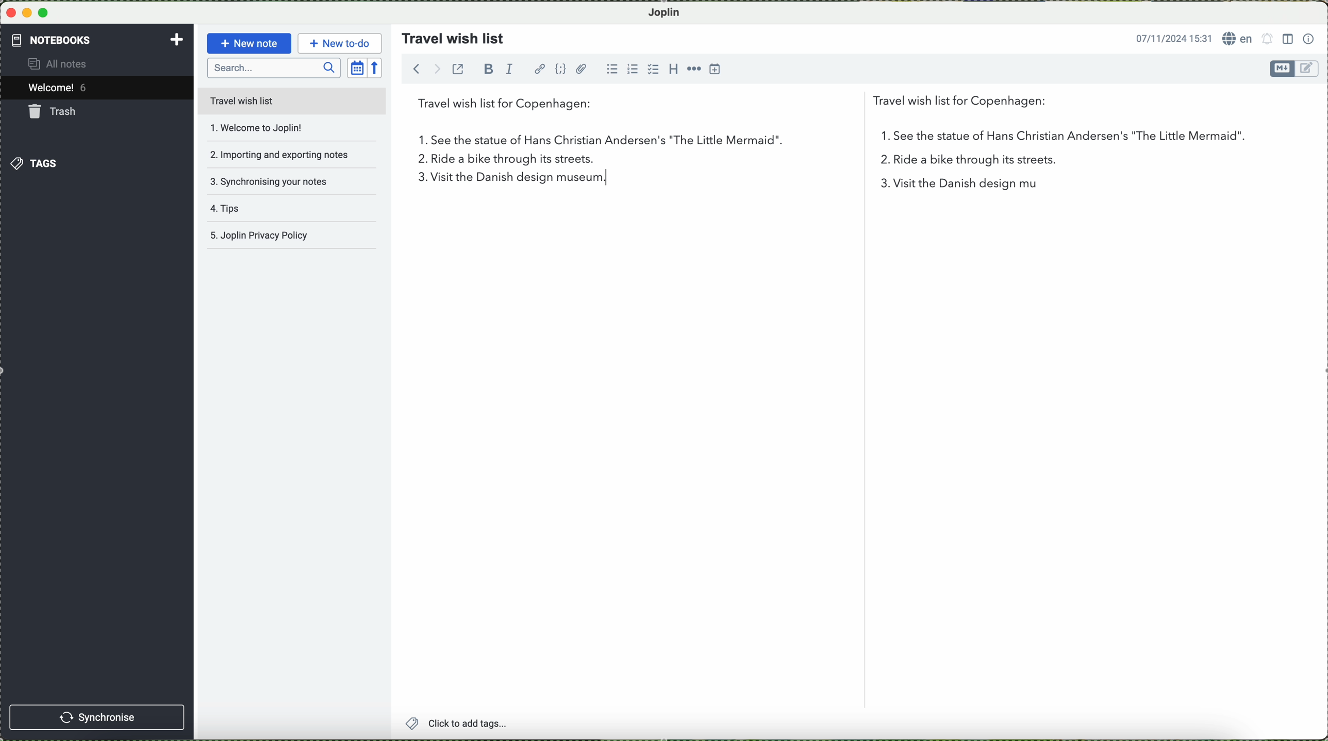 The height and width of the screenshot is (741, 1328). Describe the element at coordinates (449, 35) in the screenshot. I see `travel wish list` at that location.